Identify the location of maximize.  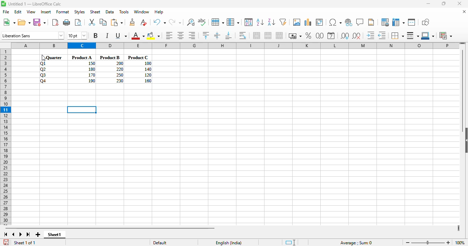
(444, 4).